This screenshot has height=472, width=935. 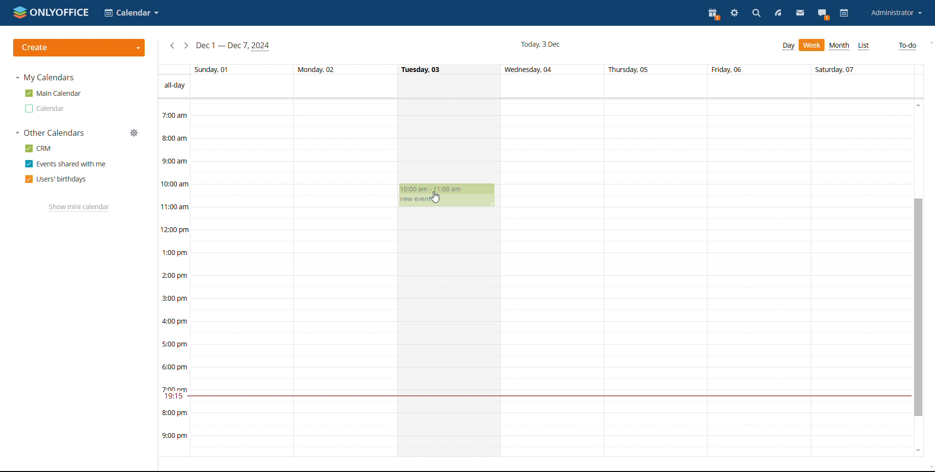 What do you see at coordinates (38, 148) in the screenshot?
I see `CRM` at bounding box center [38, 148].